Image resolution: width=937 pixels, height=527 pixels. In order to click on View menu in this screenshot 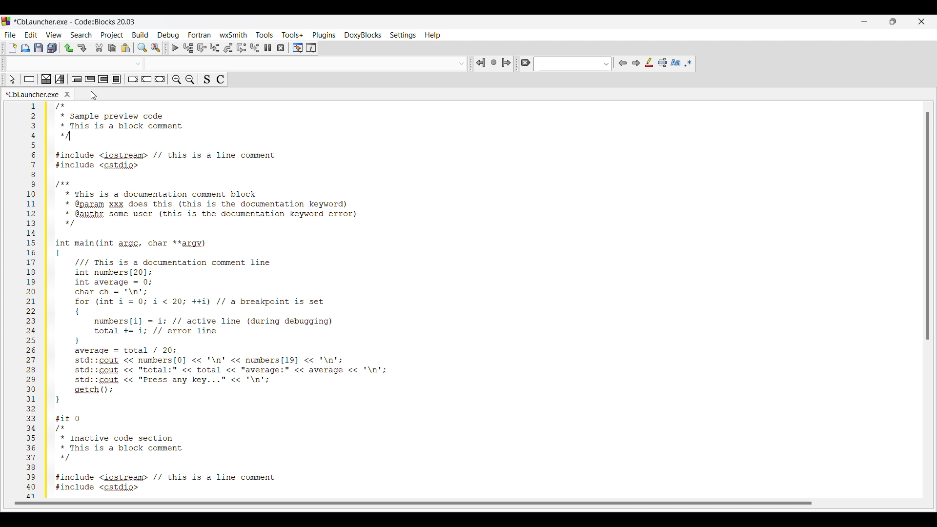, I will do `click(54, 35)`.